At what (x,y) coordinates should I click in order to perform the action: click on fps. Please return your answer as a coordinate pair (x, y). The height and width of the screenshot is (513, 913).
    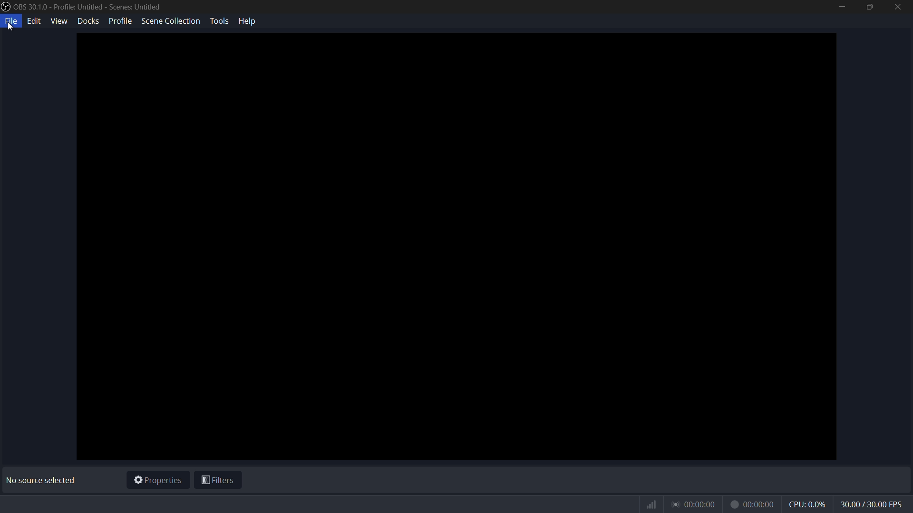
    Looking at the image, I should click on (872, 505).